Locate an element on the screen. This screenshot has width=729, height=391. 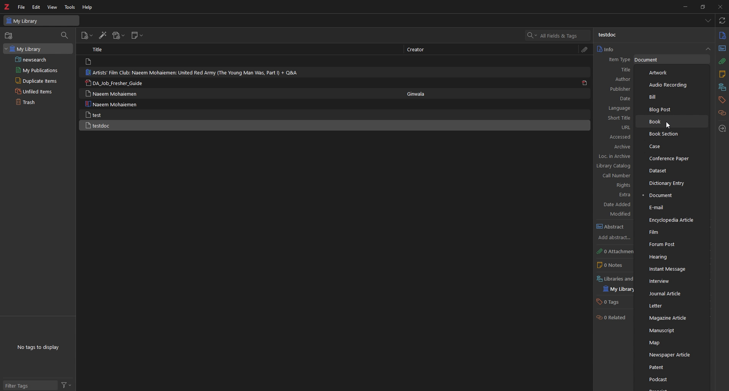
Short Title is located at coordinates (616, 117).